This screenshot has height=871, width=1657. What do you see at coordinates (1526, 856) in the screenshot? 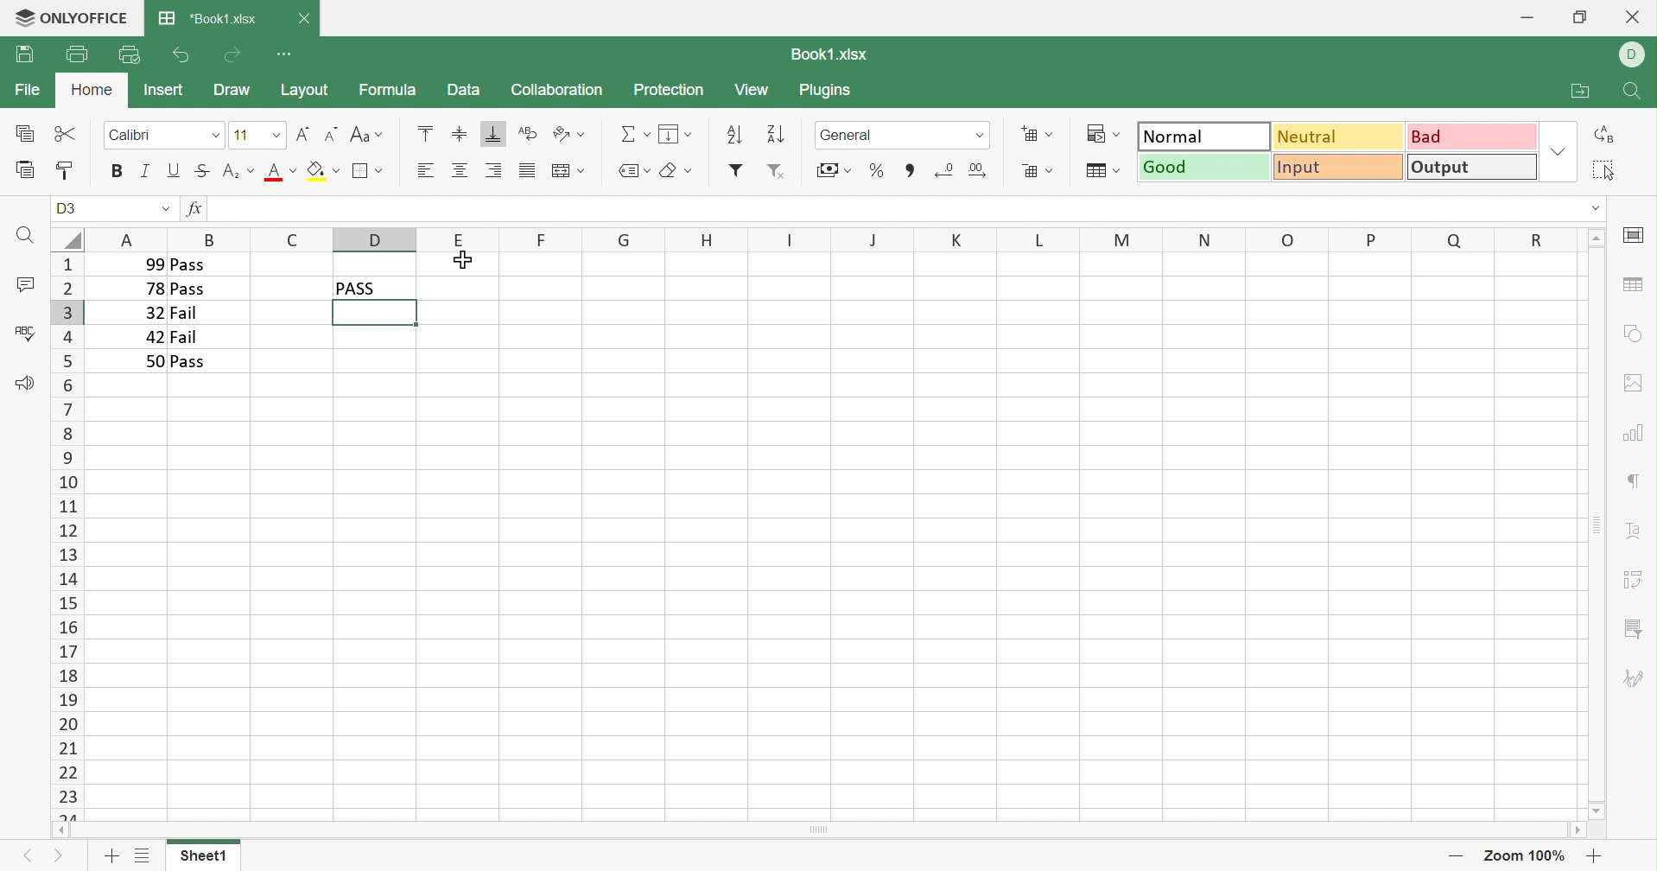
I see `Zoom 100%` at bounding box center [1526, 856].